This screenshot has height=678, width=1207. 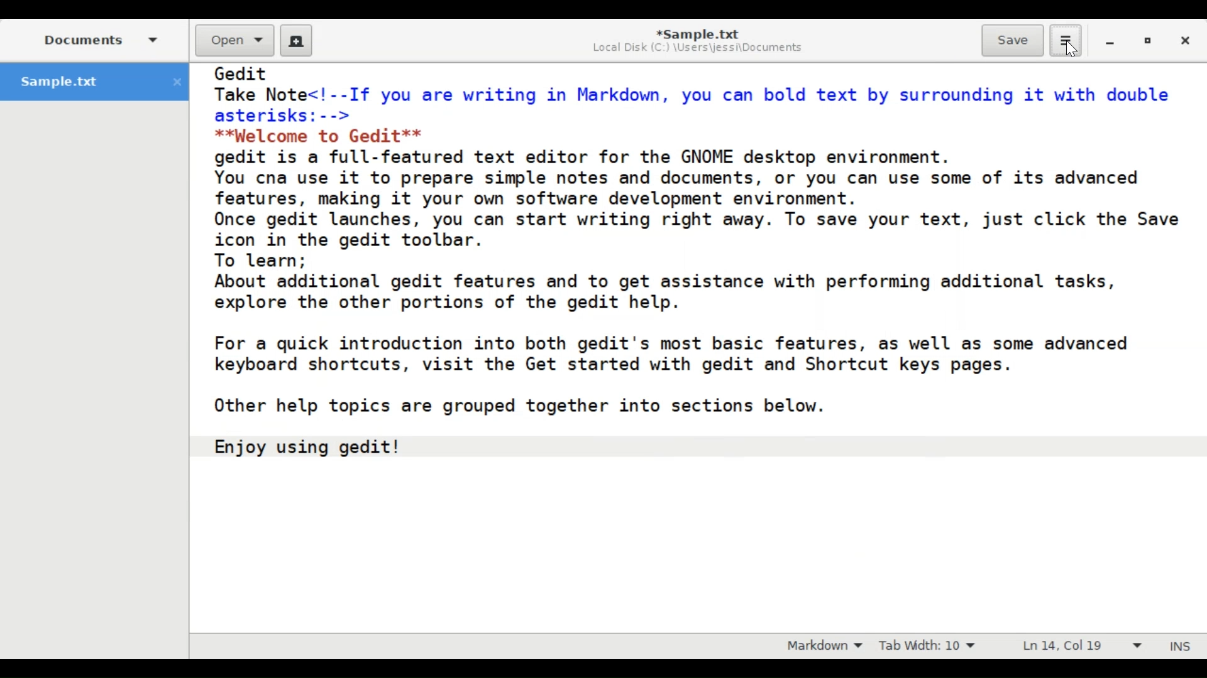 I want to click on Cursor, so click(x=1068, y=50).